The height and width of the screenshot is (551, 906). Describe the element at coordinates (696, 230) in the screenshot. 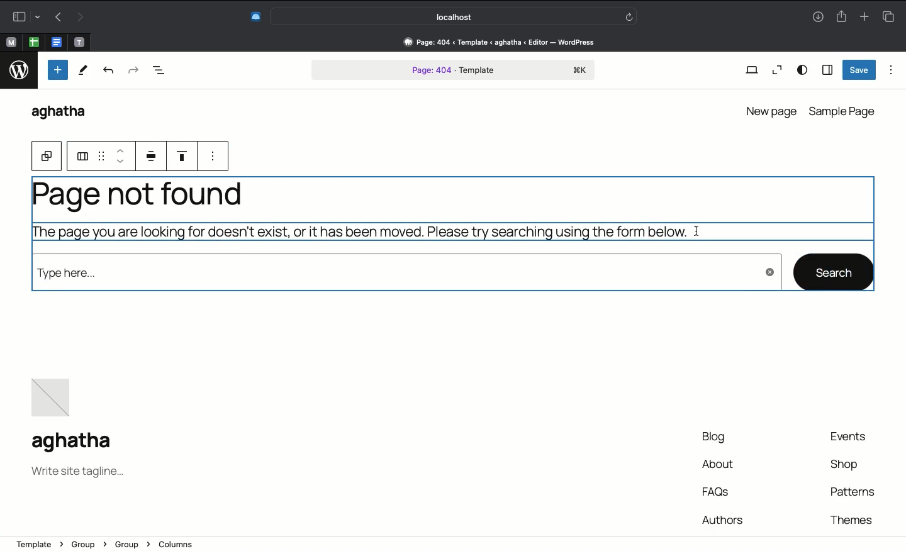

I see `Click to write` at that location.